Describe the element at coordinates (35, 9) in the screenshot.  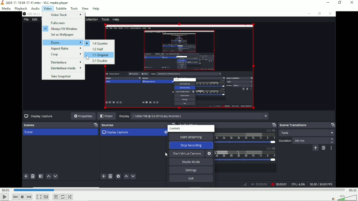
I see `audio` at that location.